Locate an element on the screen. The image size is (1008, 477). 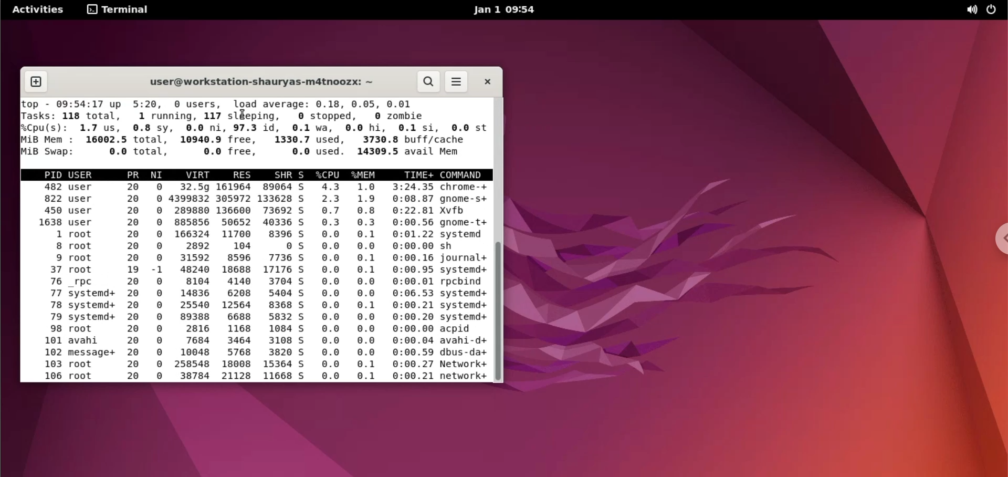
terminal  is located at coordinates (119, 11).